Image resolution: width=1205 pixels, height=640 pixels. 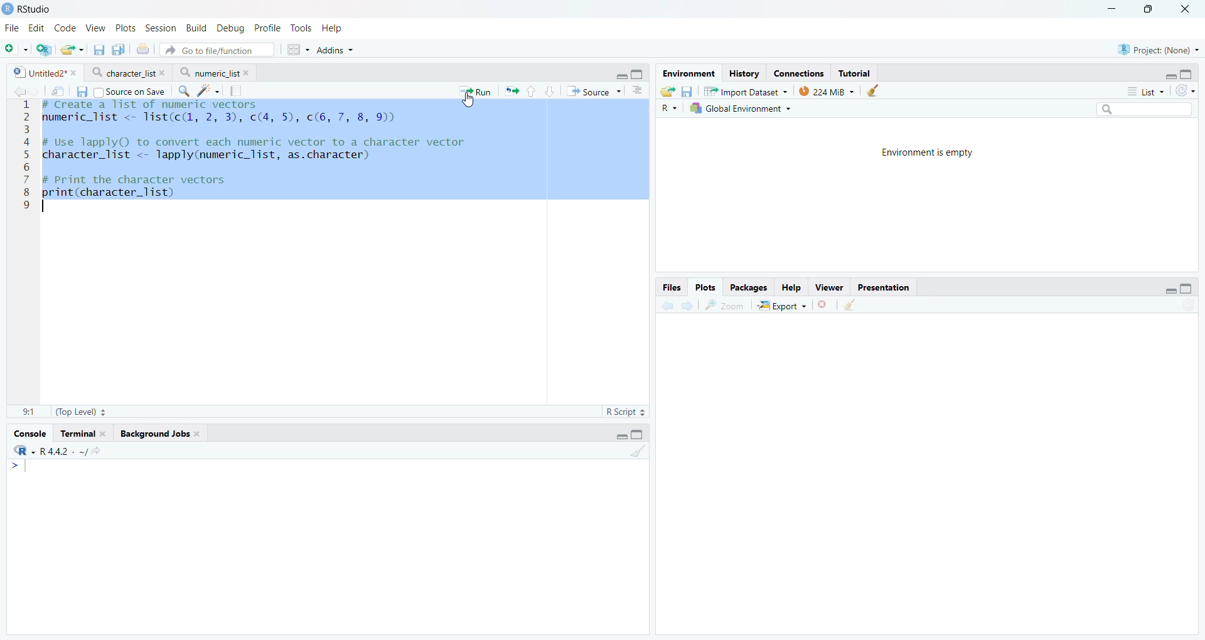 I want to click on Viewer, so click(x=829, y=287).